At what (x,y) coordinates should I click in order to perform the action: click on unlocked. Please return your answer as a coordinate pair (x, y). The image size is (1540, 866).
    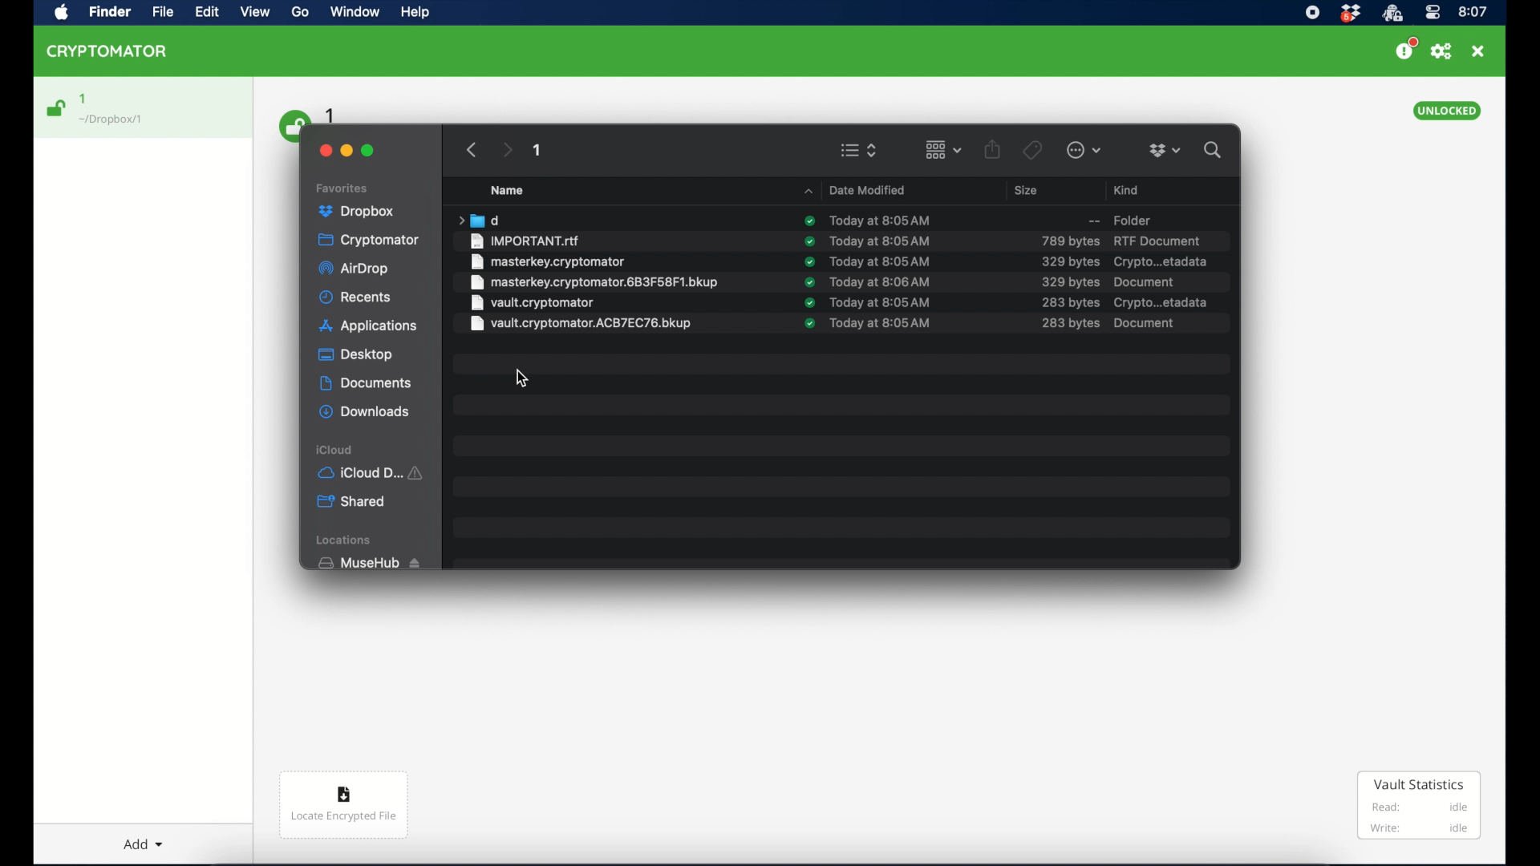
    Looking at the image, I should click on (1448, 111).